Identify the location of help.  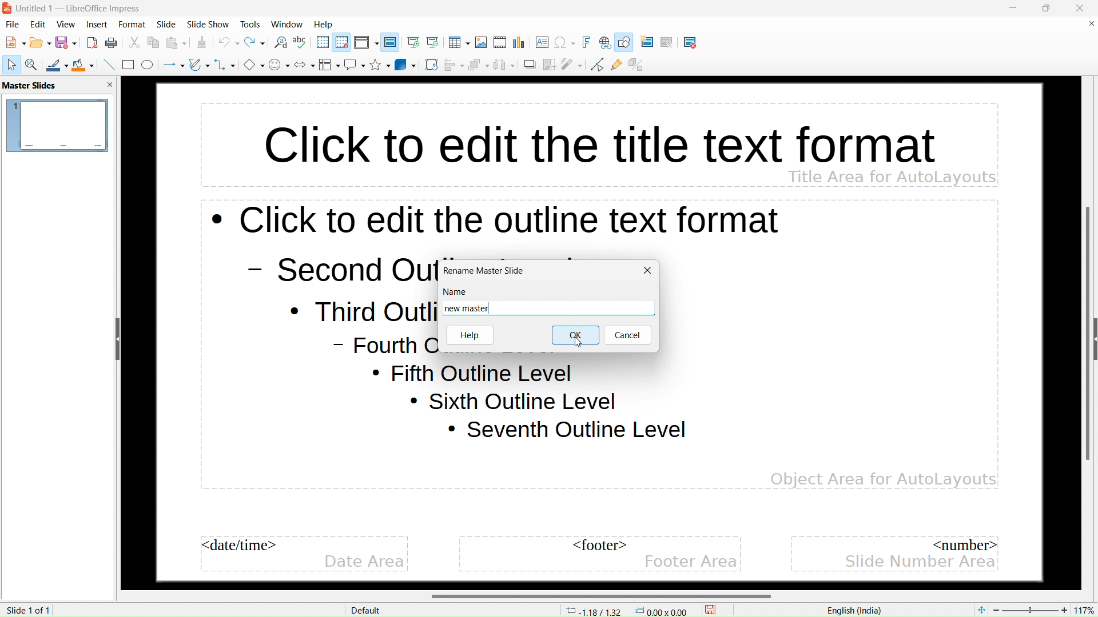
(470, 335).